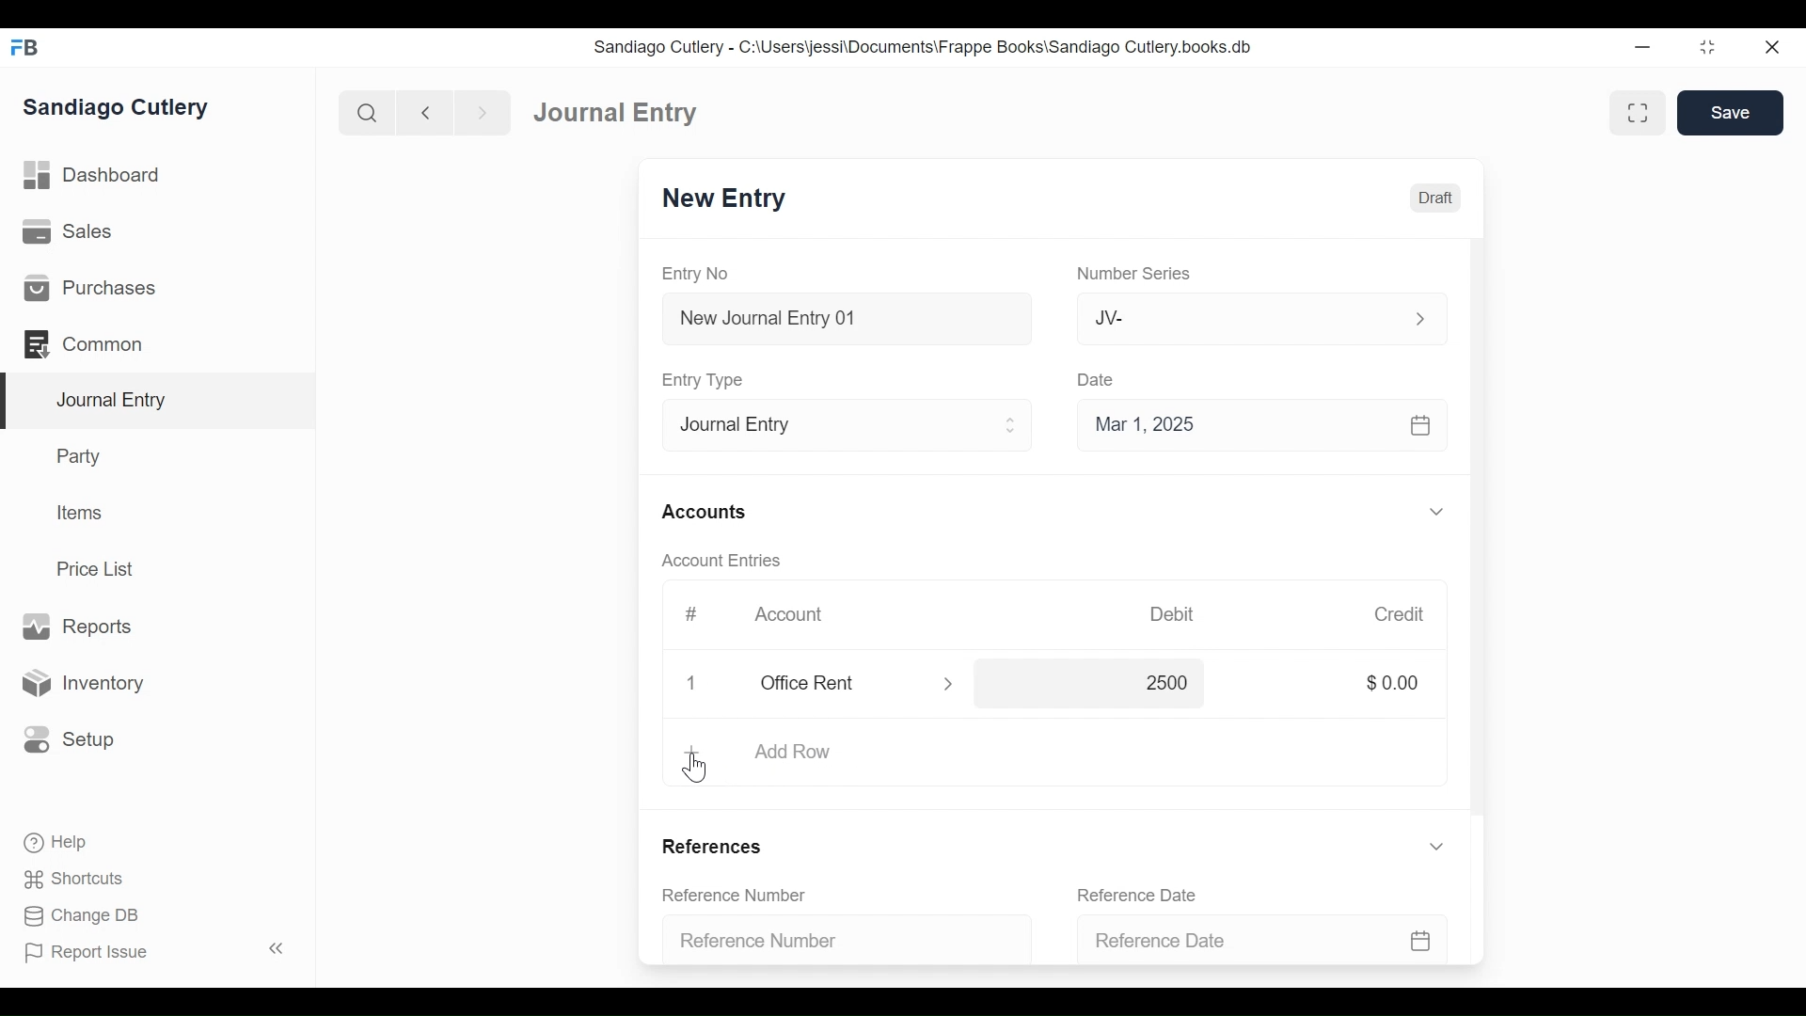  I want to click on FrappeBooks logo, so click(24, 47).